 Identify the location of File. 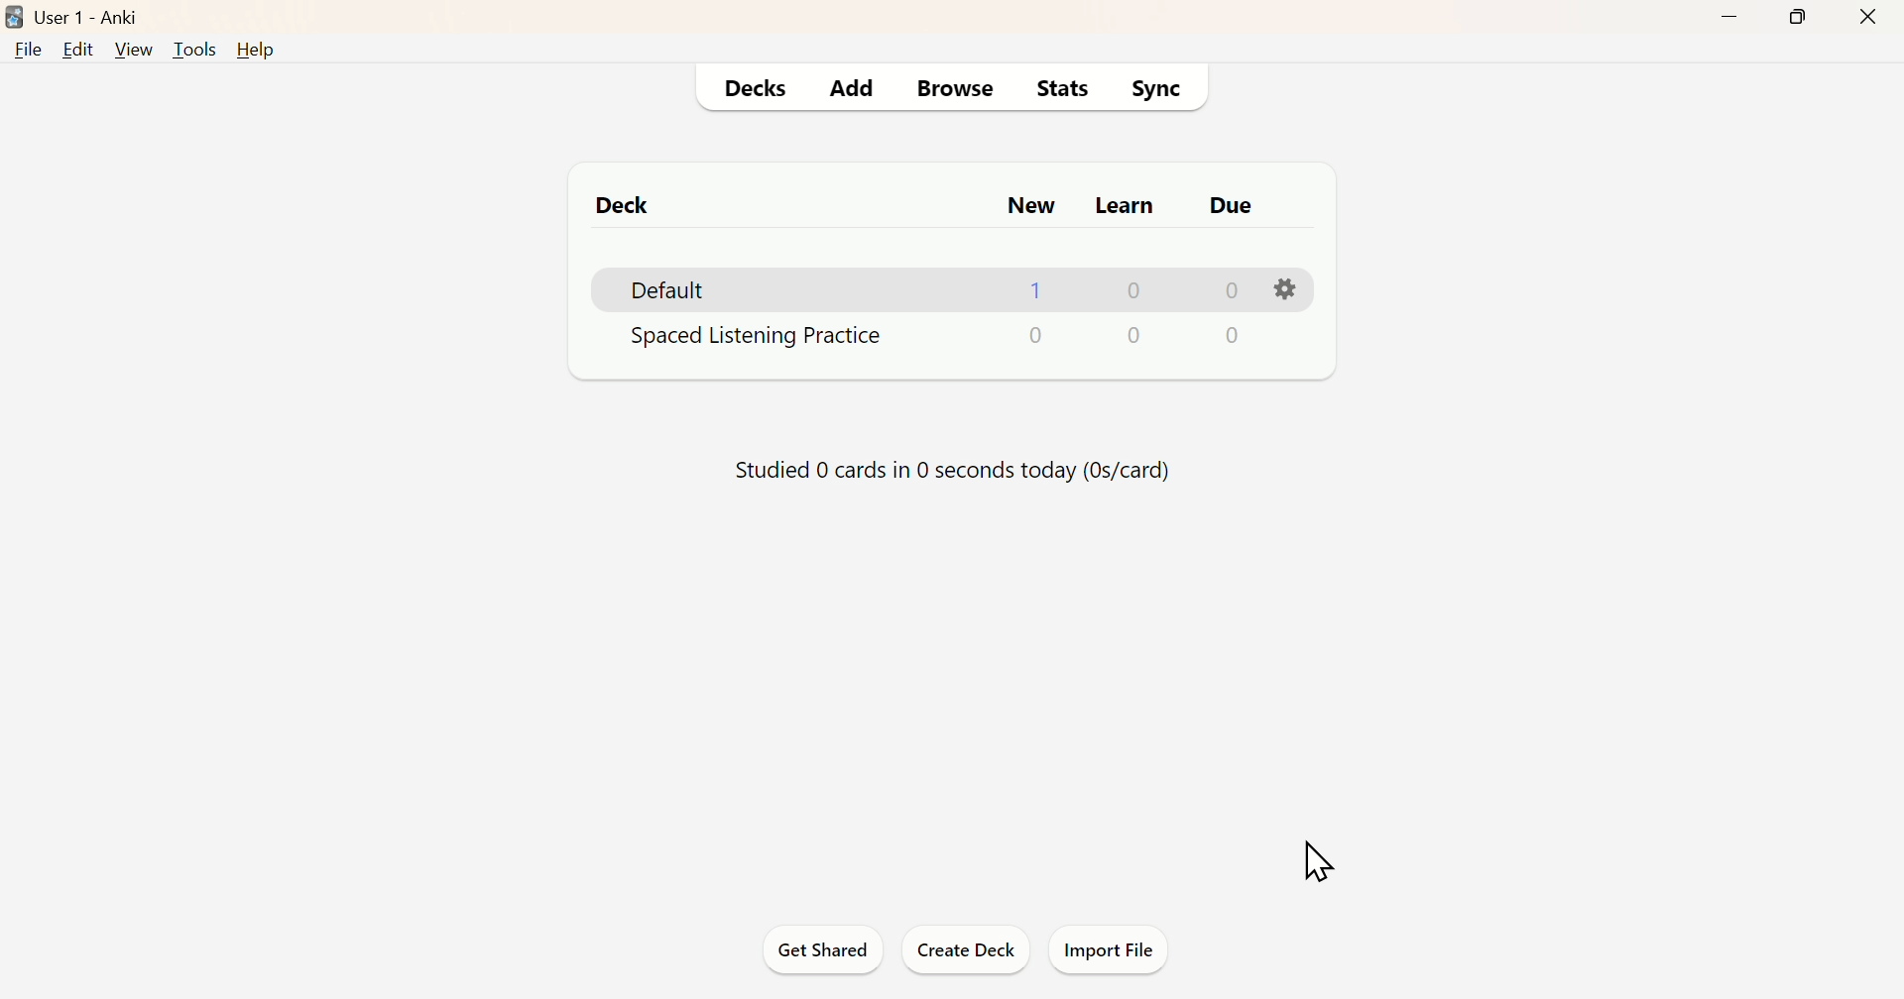
(27, 54).